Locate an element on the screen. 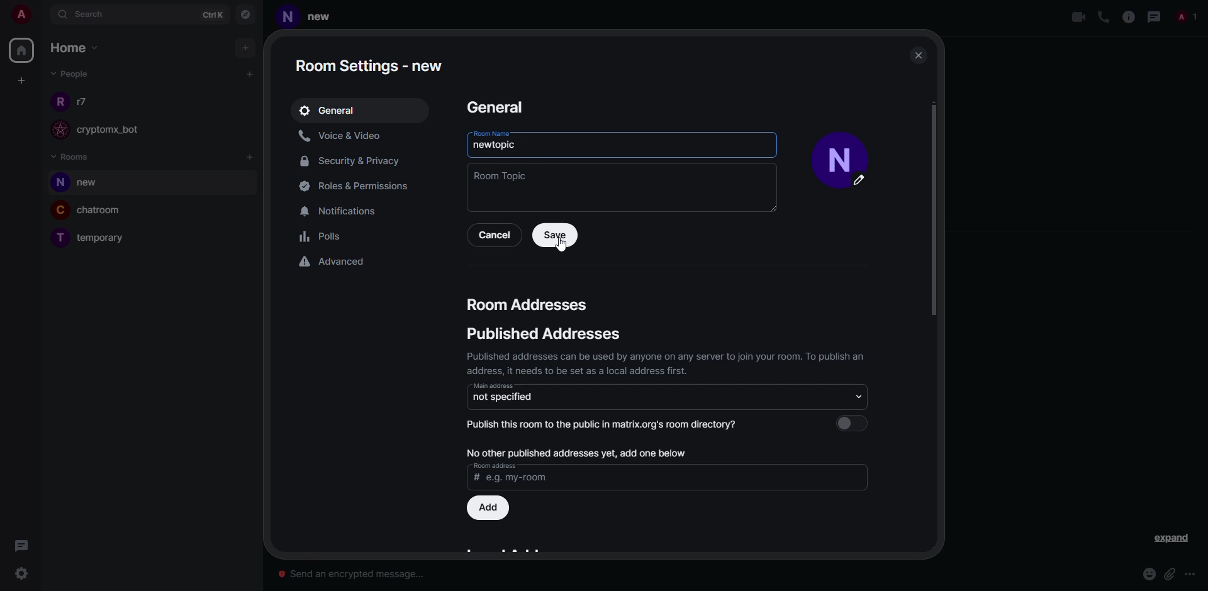 The image size is (1208, 591). voice call is located at coordinates (1102, 17).